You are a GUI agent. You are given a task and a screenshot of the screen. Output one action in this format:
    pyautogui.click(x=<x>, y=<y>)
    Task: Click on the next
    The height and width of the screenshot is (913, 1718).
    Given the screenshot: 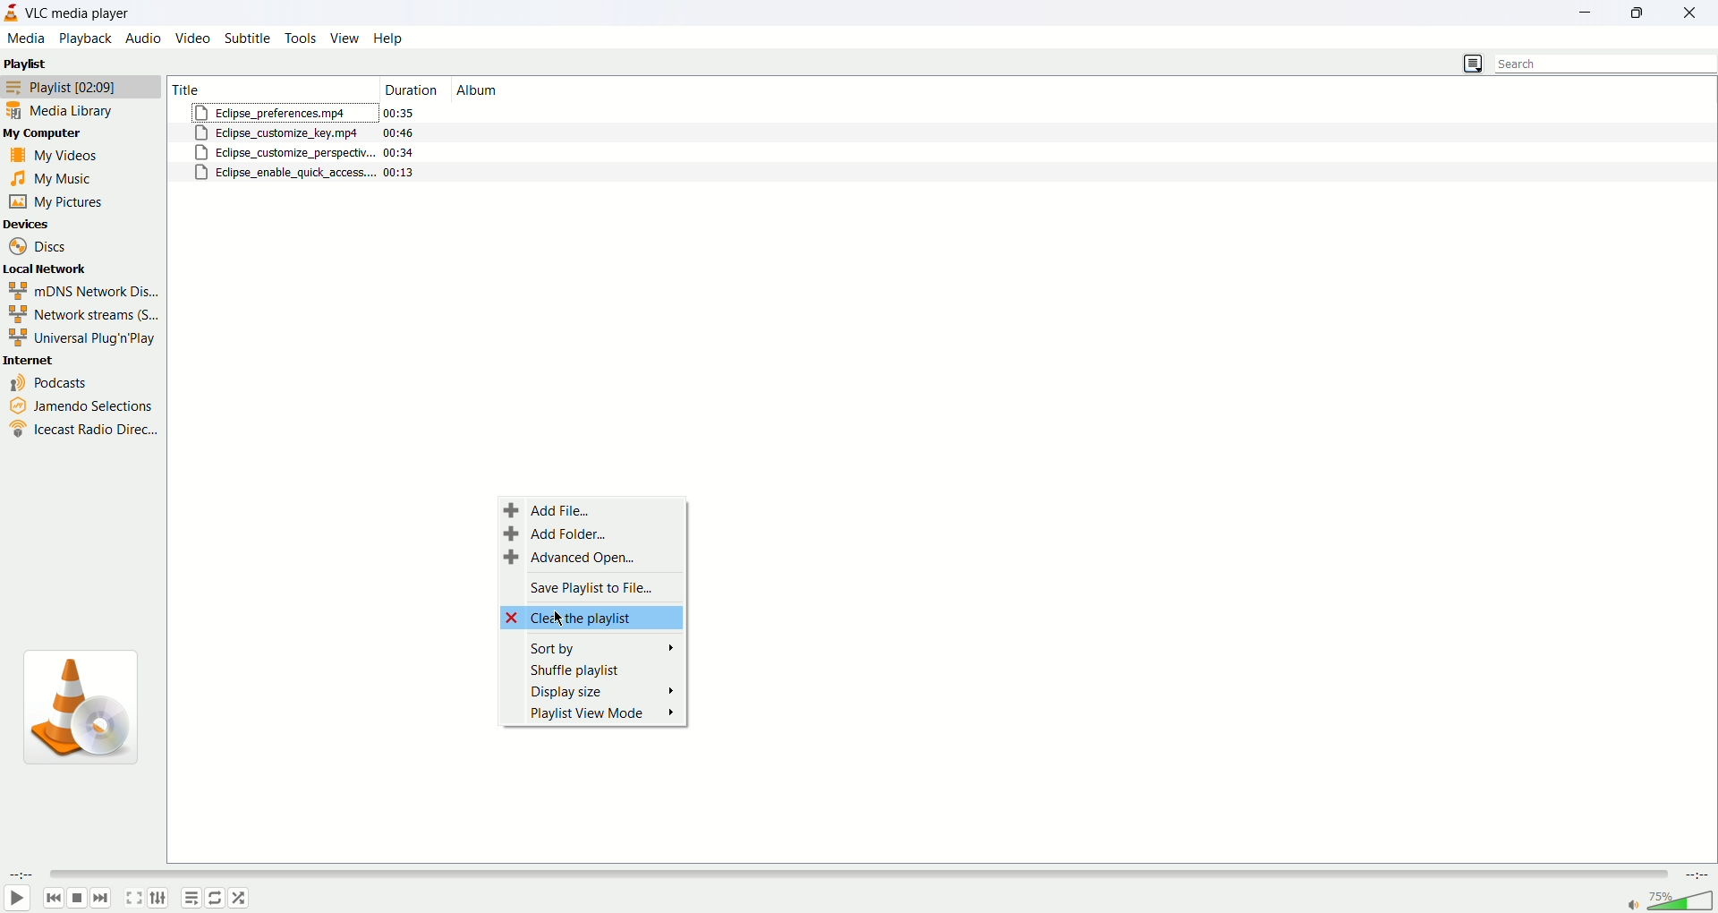 What is the action you would take?
    pyautogui.click(x=100, y=899)
    